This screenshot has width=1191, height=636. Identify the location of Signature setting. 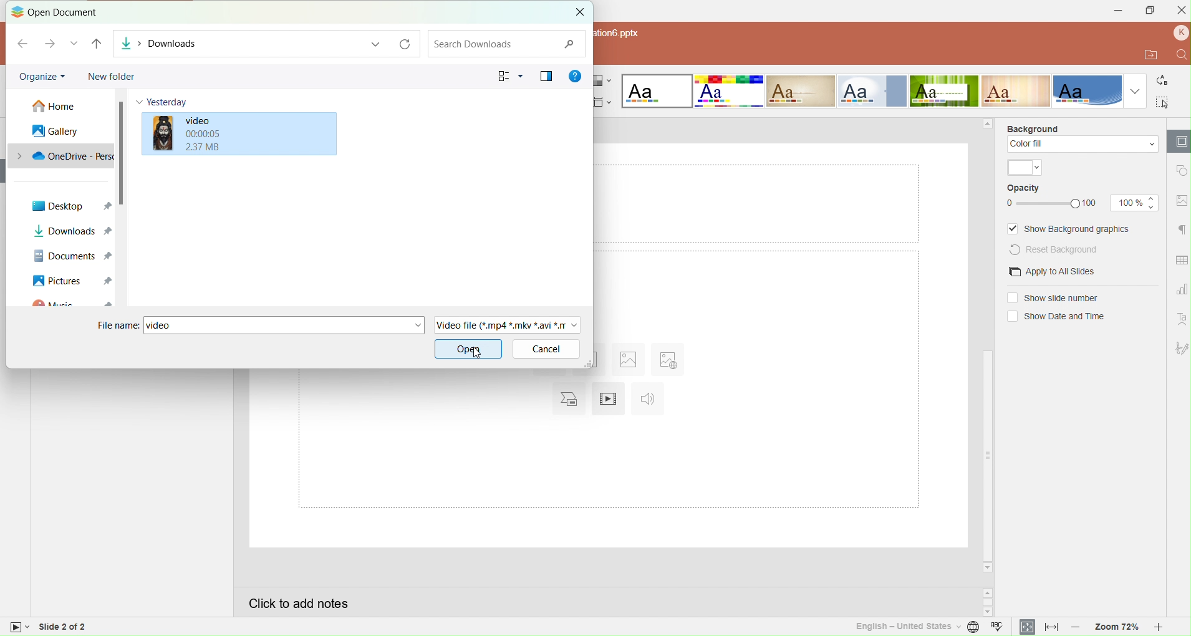
(1180, 345).